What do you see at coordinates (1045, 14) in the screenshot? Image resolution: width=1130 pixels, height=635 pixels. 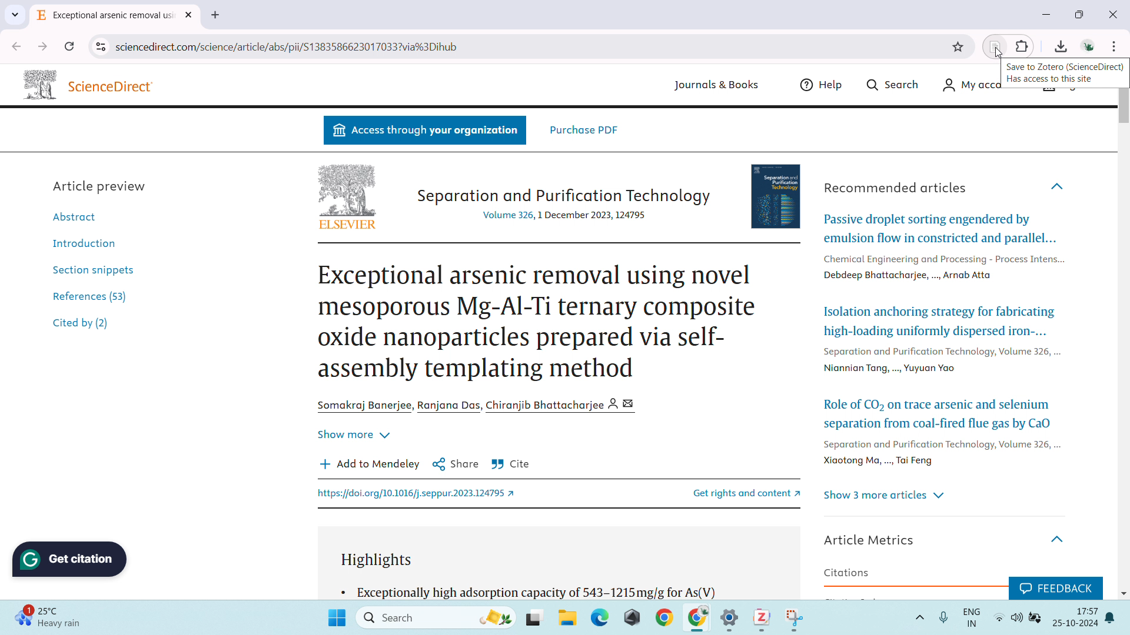 I see `minimize` at bounding box center [1045, 14].